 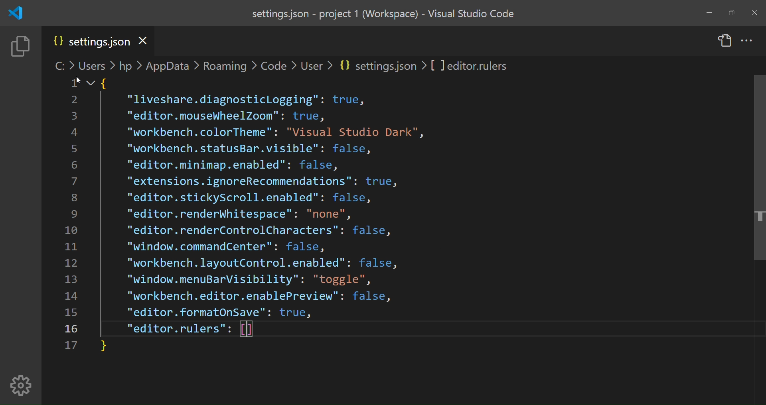 What do you see at coordinates (286, 65) in the screenshot?
I see `path` at bounding box center [286, 65].